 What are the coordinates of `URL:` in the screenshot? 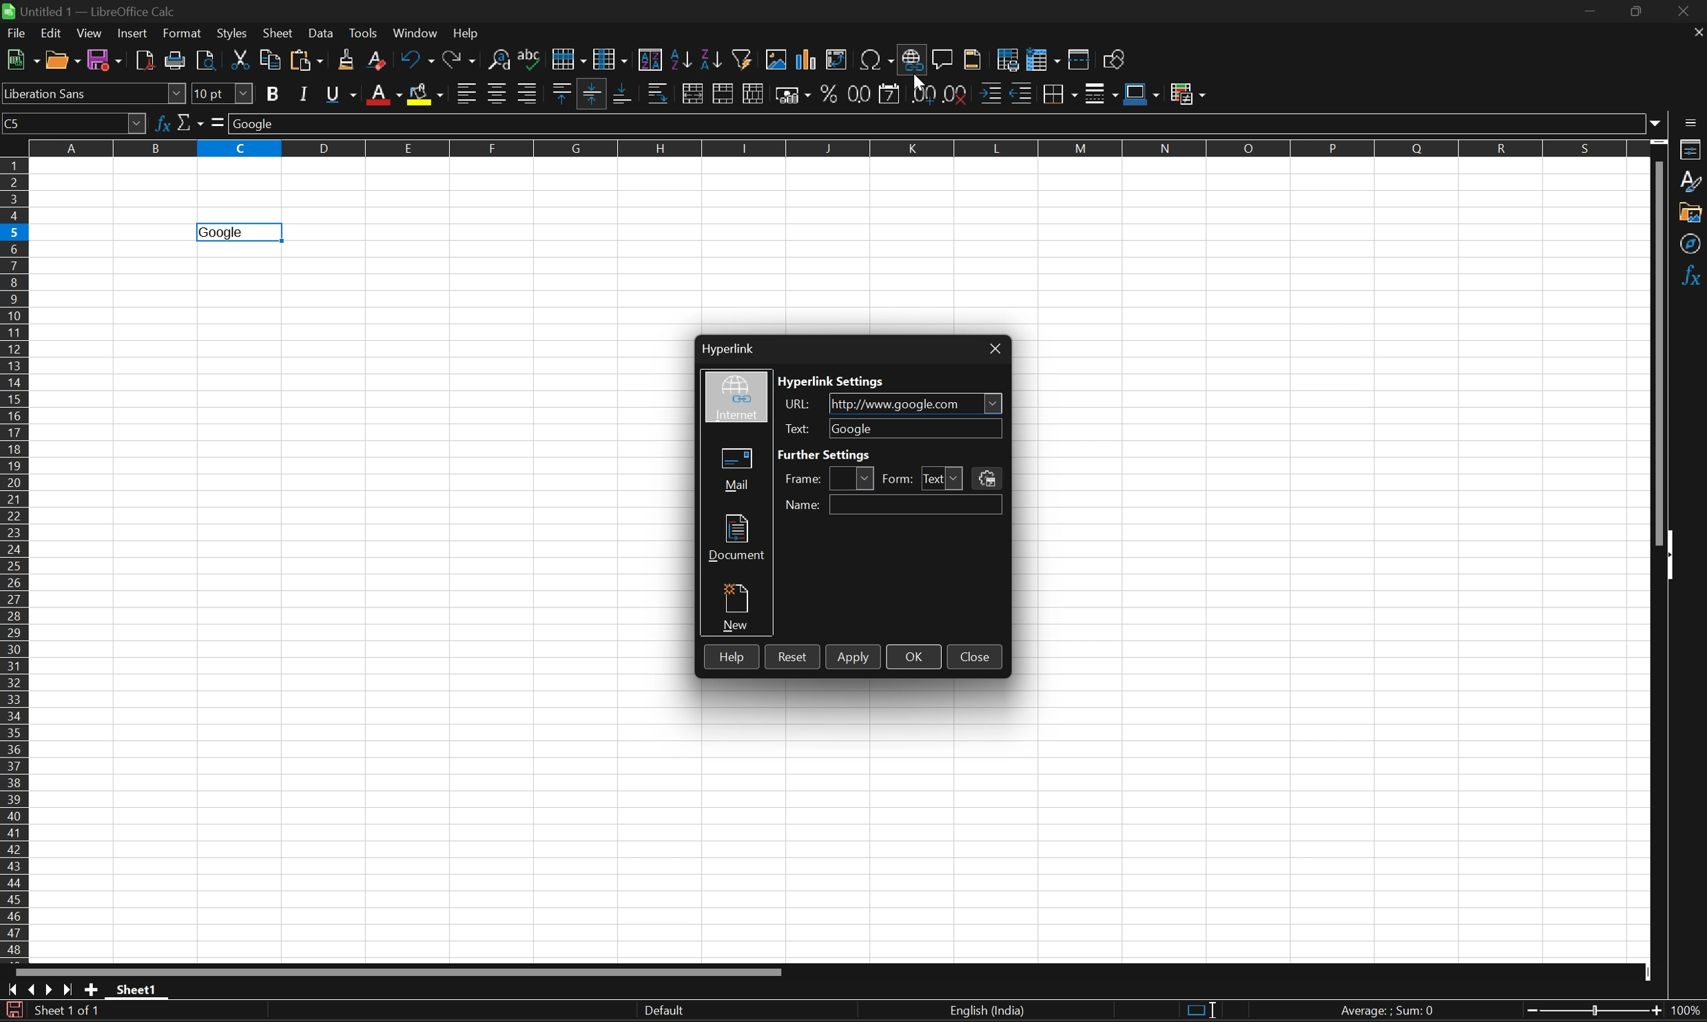 It's located at (800, 406).